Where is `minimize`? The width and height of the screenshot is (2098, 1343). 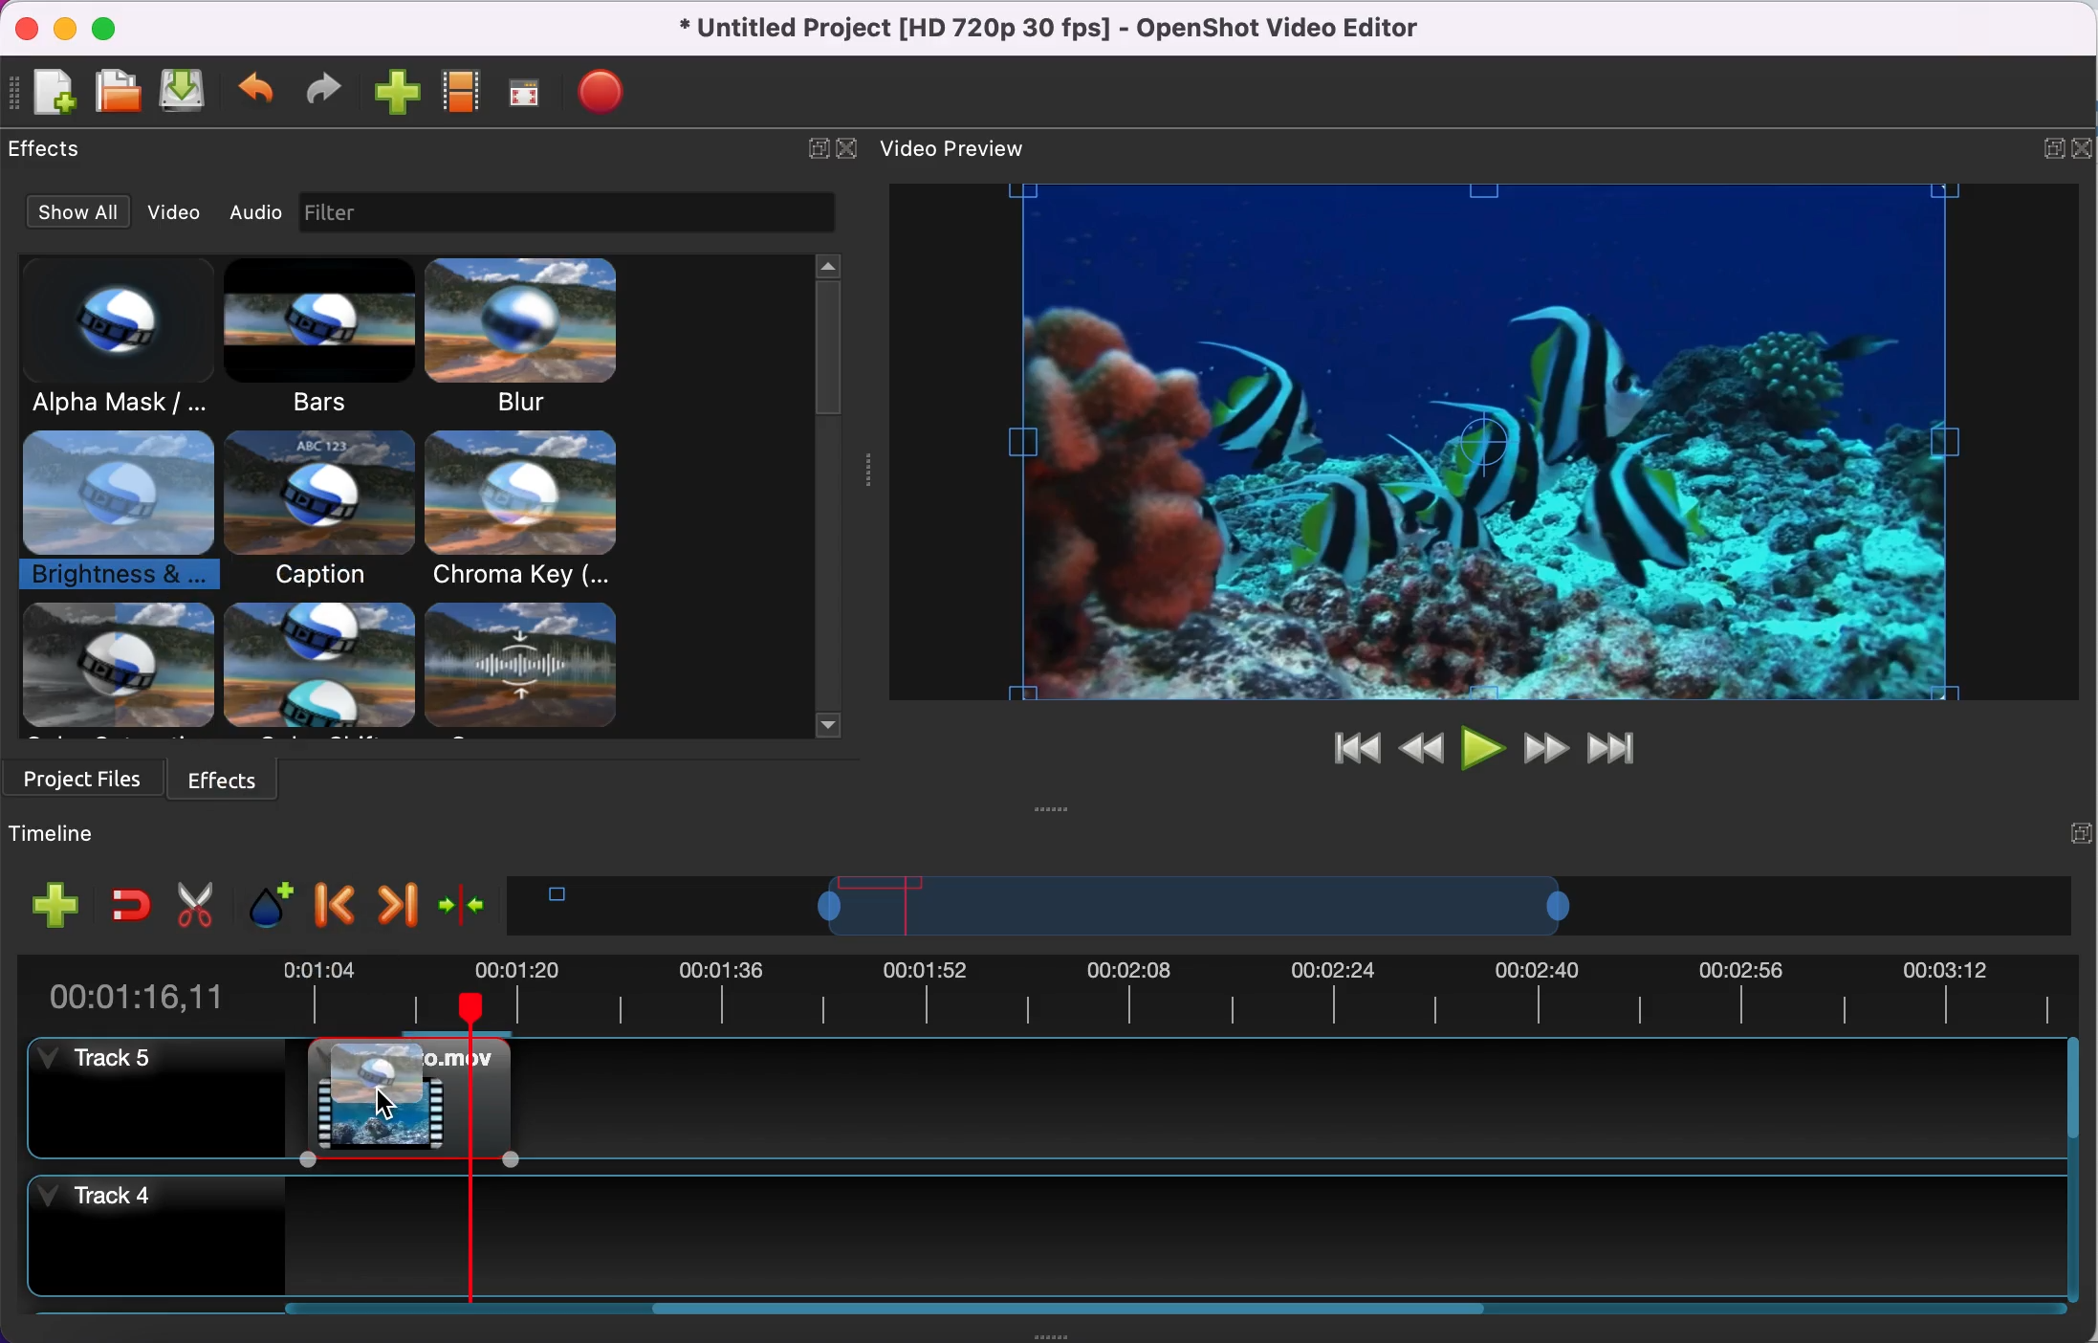
minimize is located at coordinates (66, 25).